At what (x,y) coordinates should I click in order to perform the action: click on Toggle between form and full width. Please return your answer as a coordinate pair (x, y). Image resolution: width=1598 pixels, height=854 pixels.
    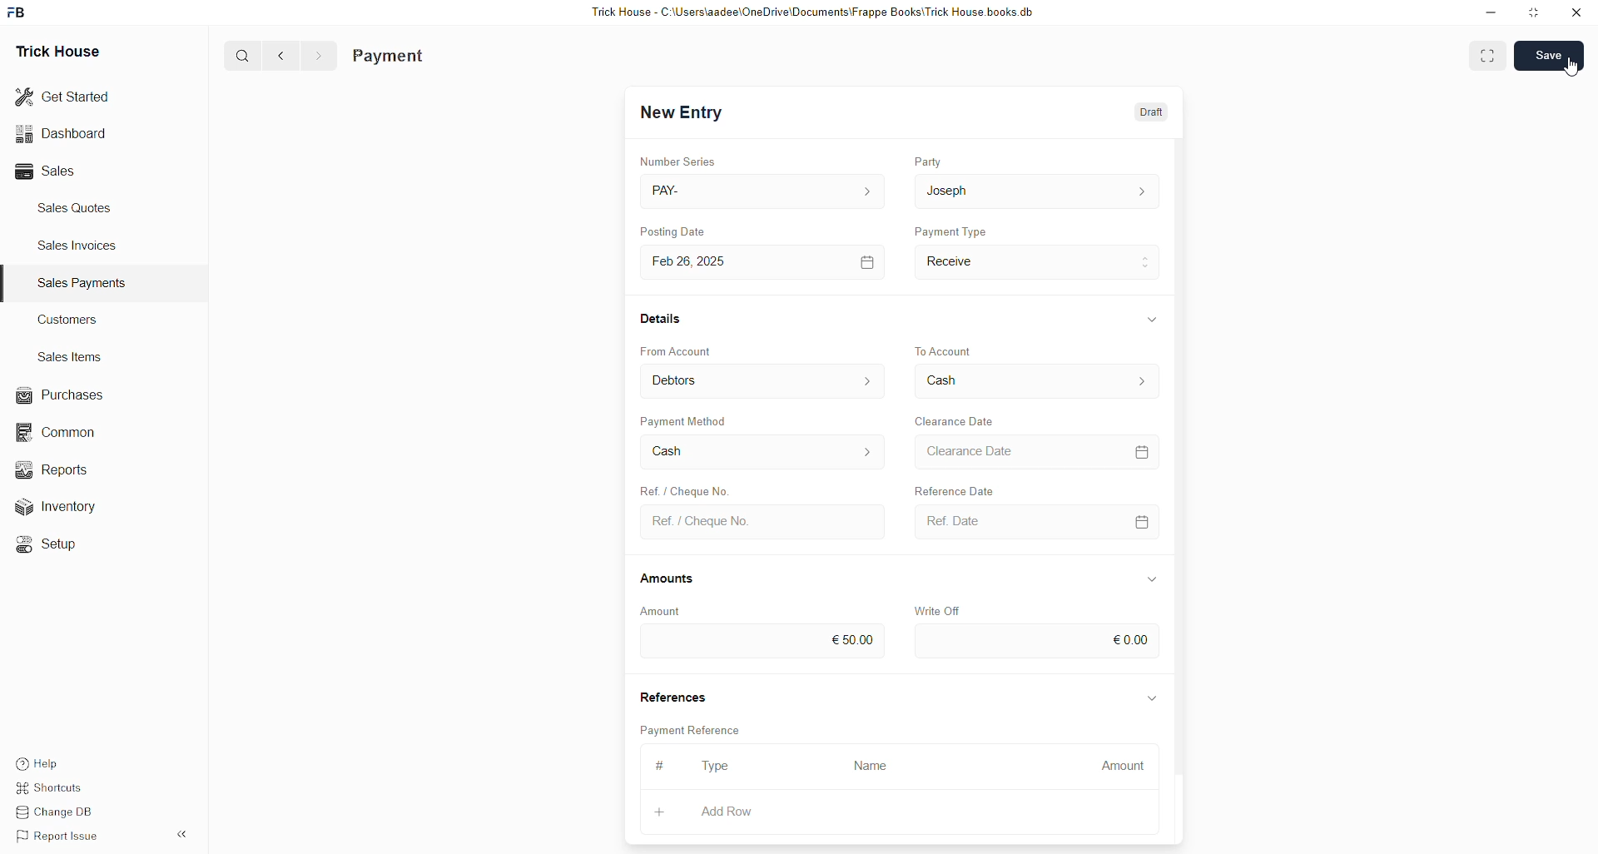
    Looking at the image, I should click on (1487, 58).